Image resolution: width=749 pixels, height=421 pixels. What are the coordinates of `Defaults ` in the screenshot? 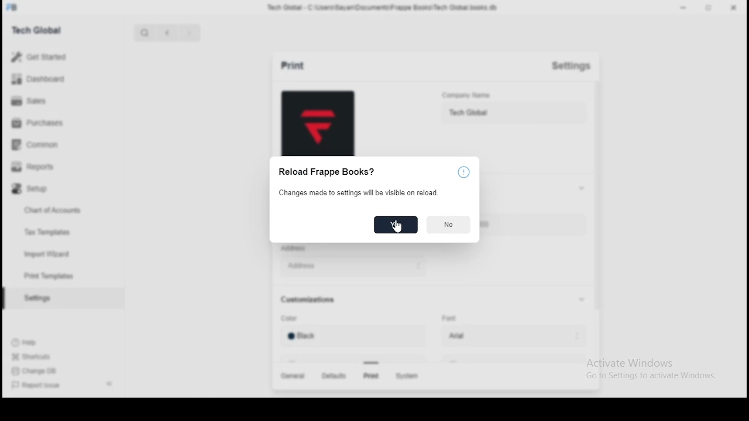 It's located at (333, 377).